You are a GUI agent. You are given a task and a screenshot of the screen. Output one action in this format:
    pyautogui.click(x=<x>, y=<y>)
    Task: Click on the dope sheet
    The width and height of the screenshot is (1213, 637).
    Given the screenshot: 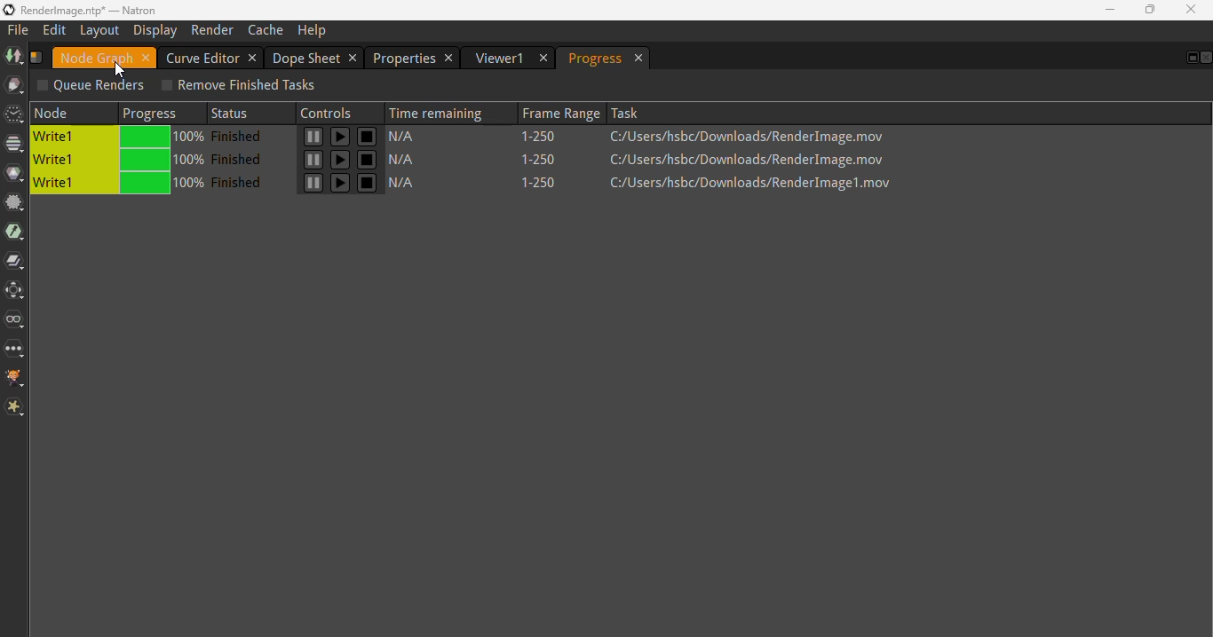 What is the action you would take?
    pyautogui.click(x=307, y=58)
    